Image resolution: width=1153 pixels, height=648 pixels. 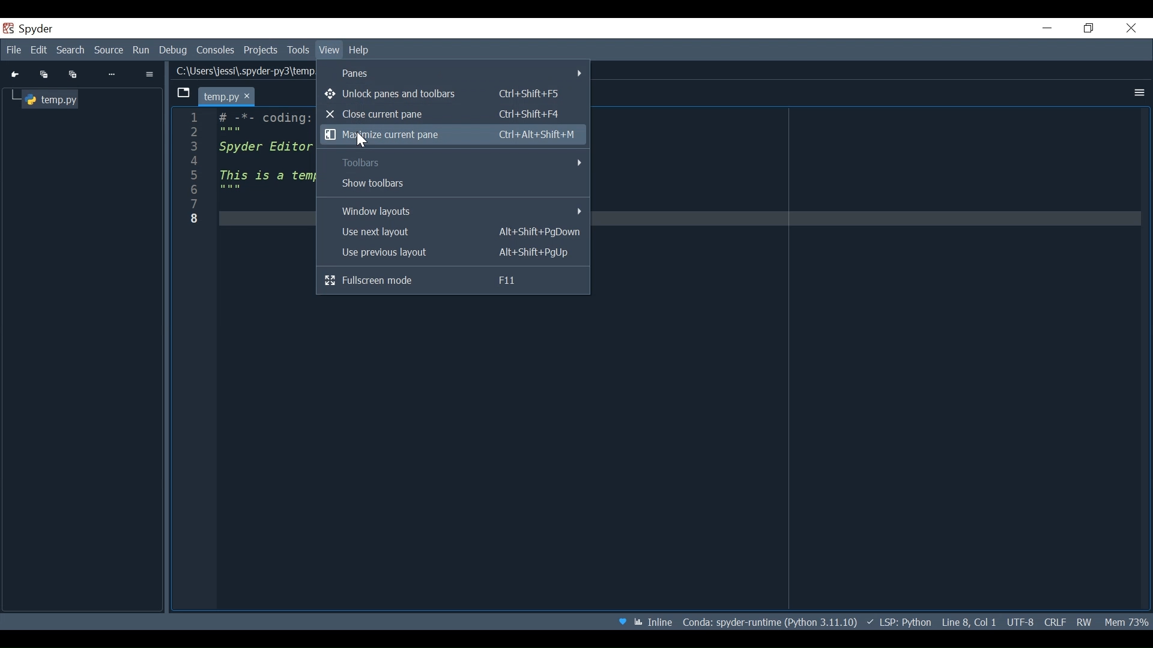 I want to click on temp.py, so click(x=52, y=98).